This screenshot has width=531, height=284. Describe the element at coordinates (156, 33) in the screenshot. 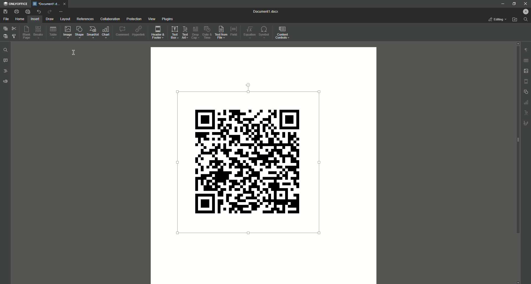

I see `Header and Footer` at that location.